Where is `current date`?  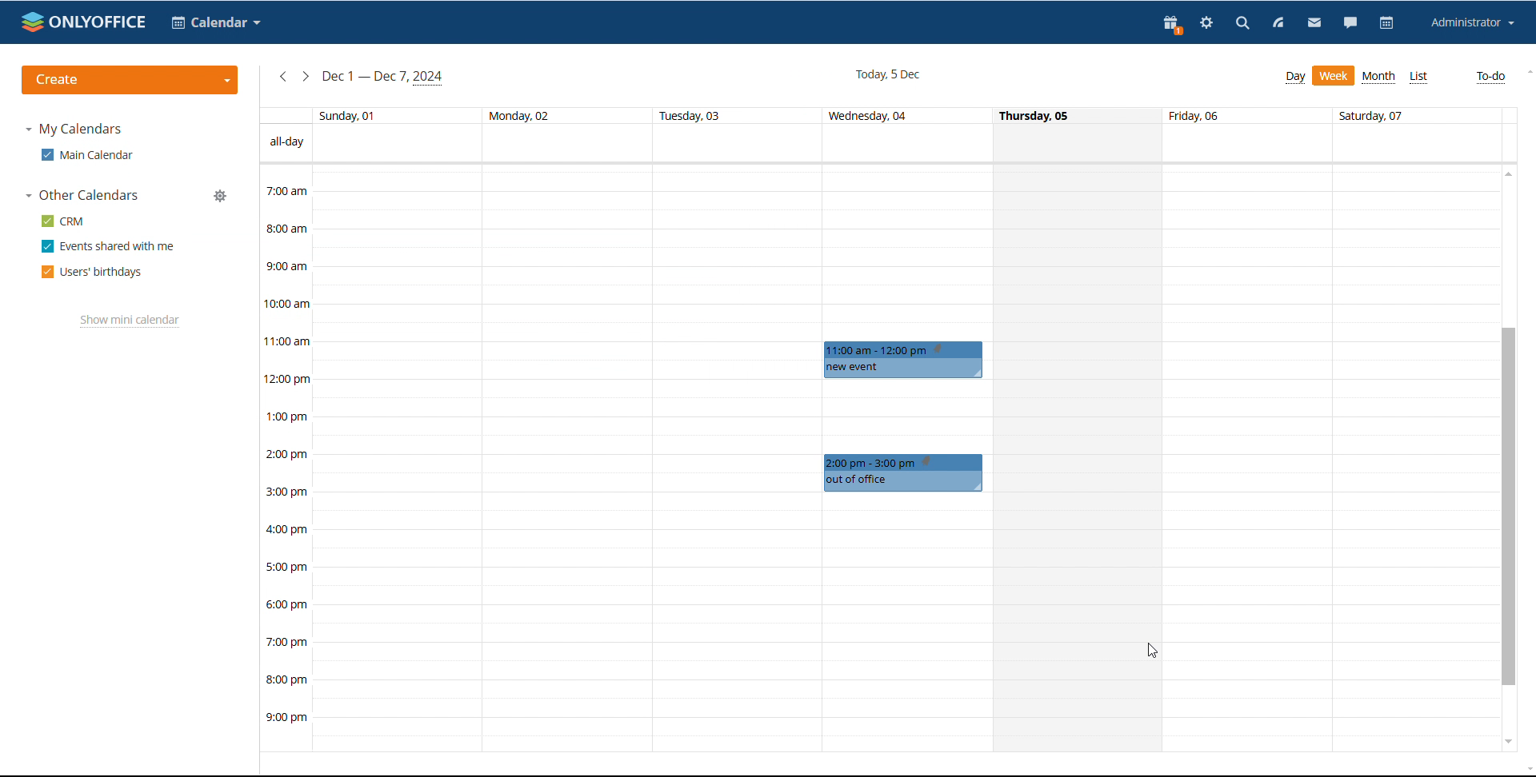 current date is located at coordinates (886, 75).